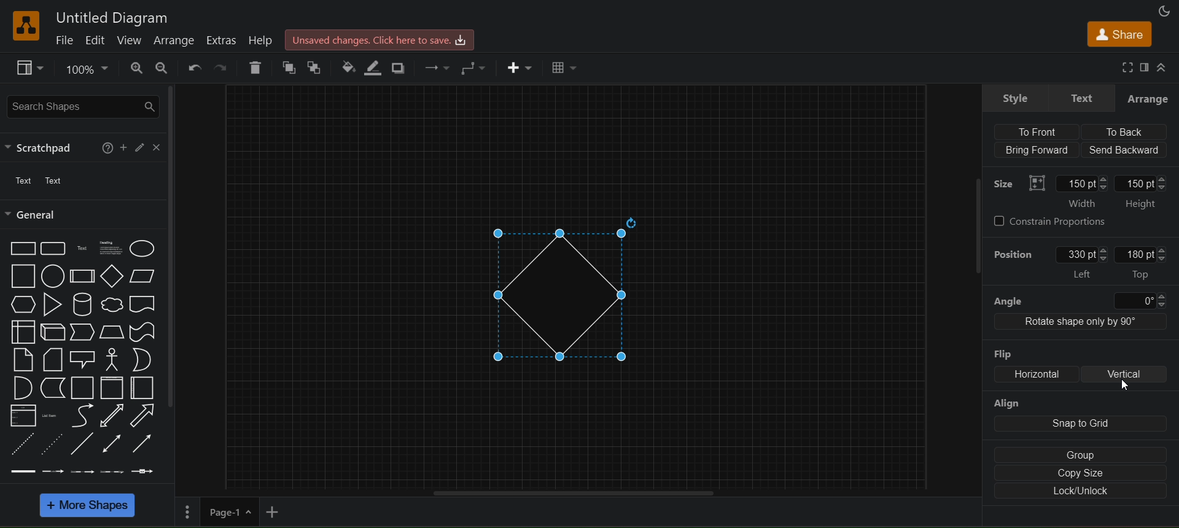  Describe the element at coordinates (1078, 224) in the screenshot. I see `constrain properties` at that location.